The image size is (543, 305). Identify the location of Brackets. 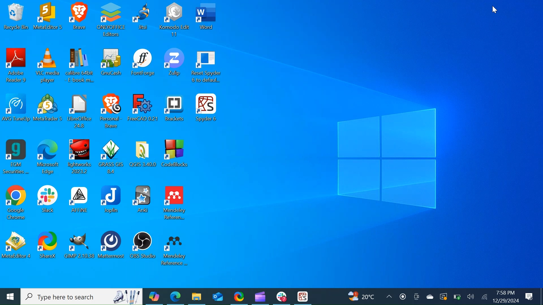
(176, 112).